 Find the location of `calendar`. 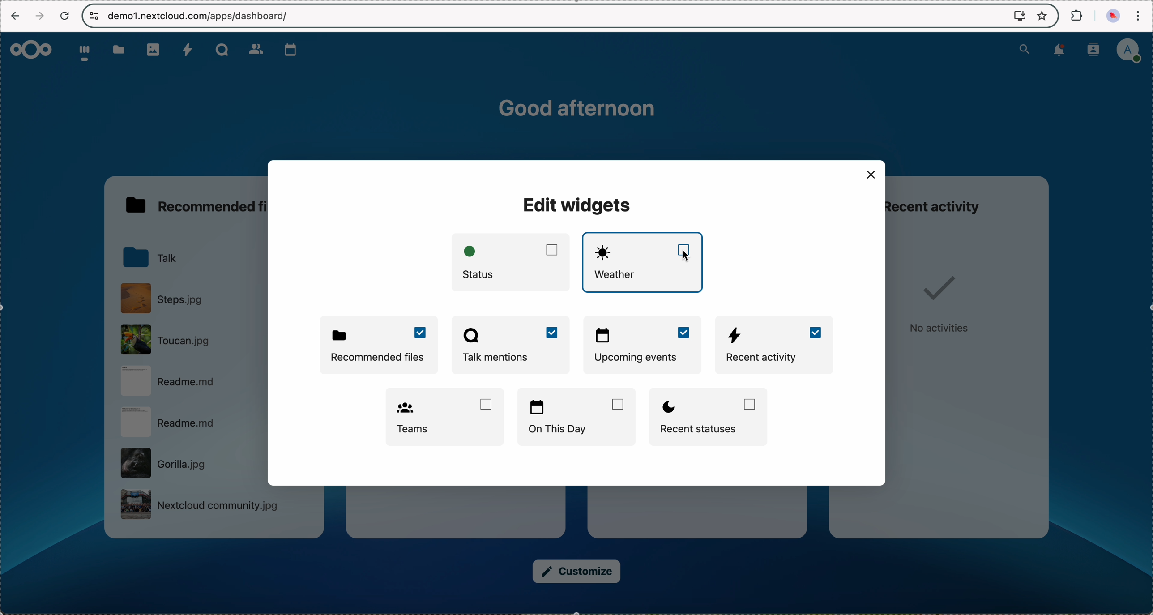

calendar is located at coordinates (290, 50).